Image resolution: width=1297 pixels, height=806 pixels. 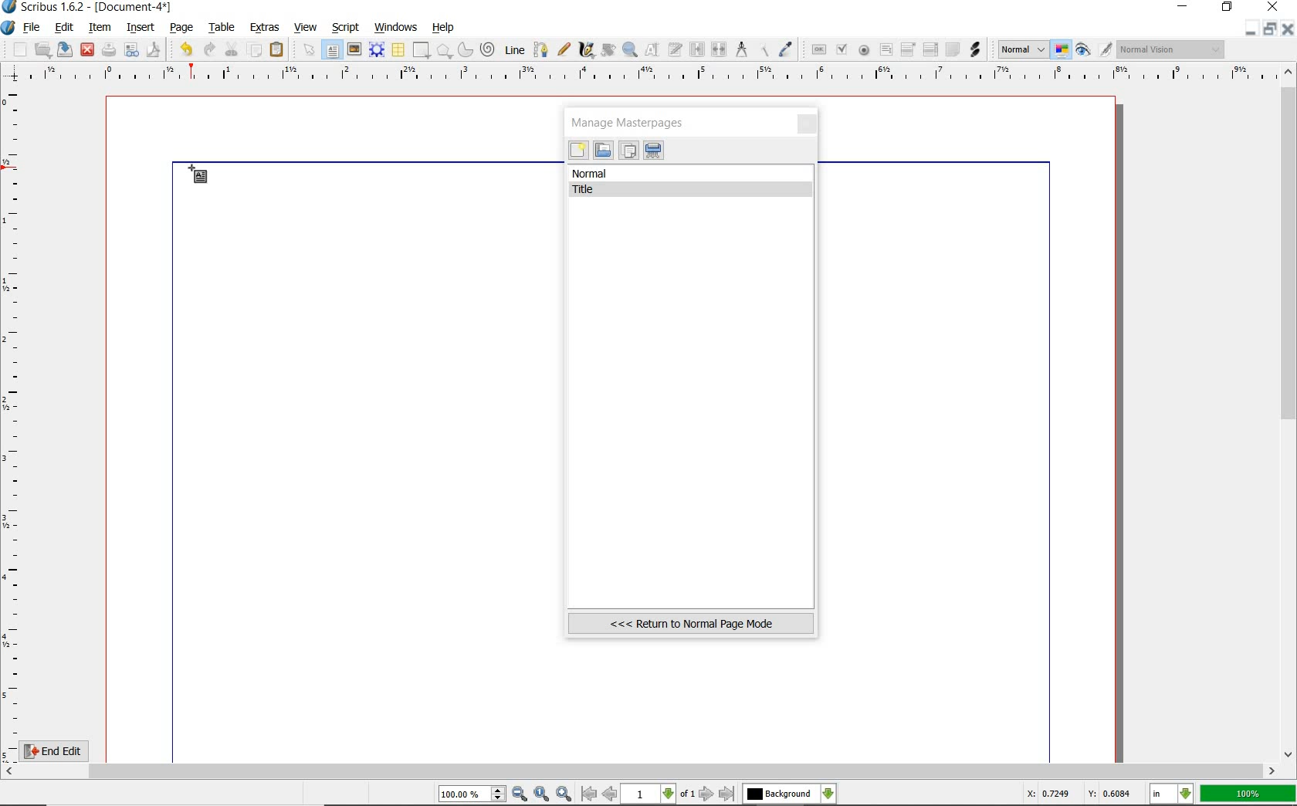 I want to click on scrollbar, so click(x=641, y=771).